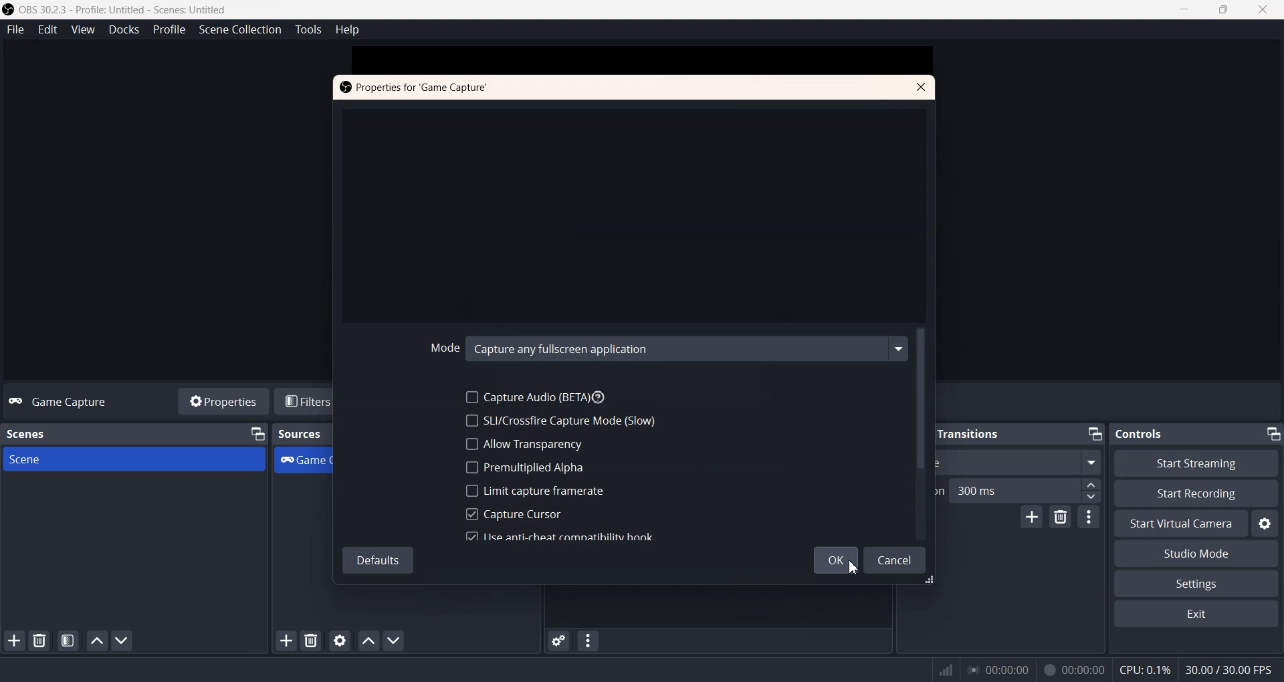 The image size is (1284, 682). What do you see at coordinates (169, 30) in the screenshot?
I see `Profile` at bounding box center [169, 30].